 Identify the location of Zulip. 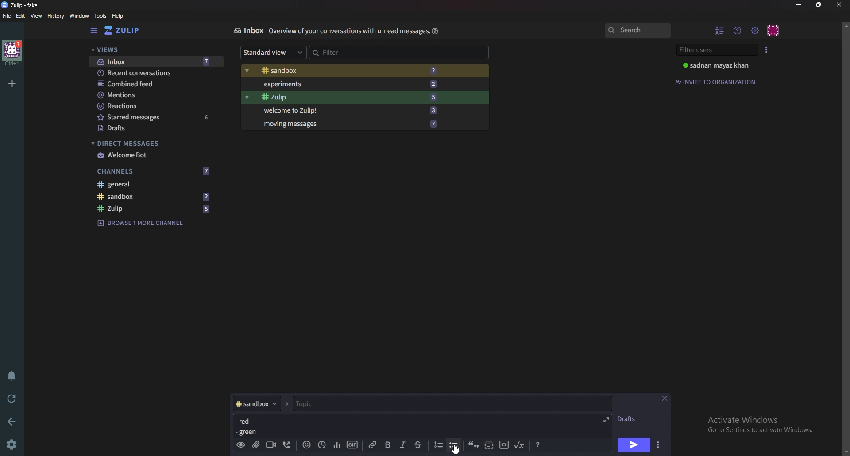
(155, 209).